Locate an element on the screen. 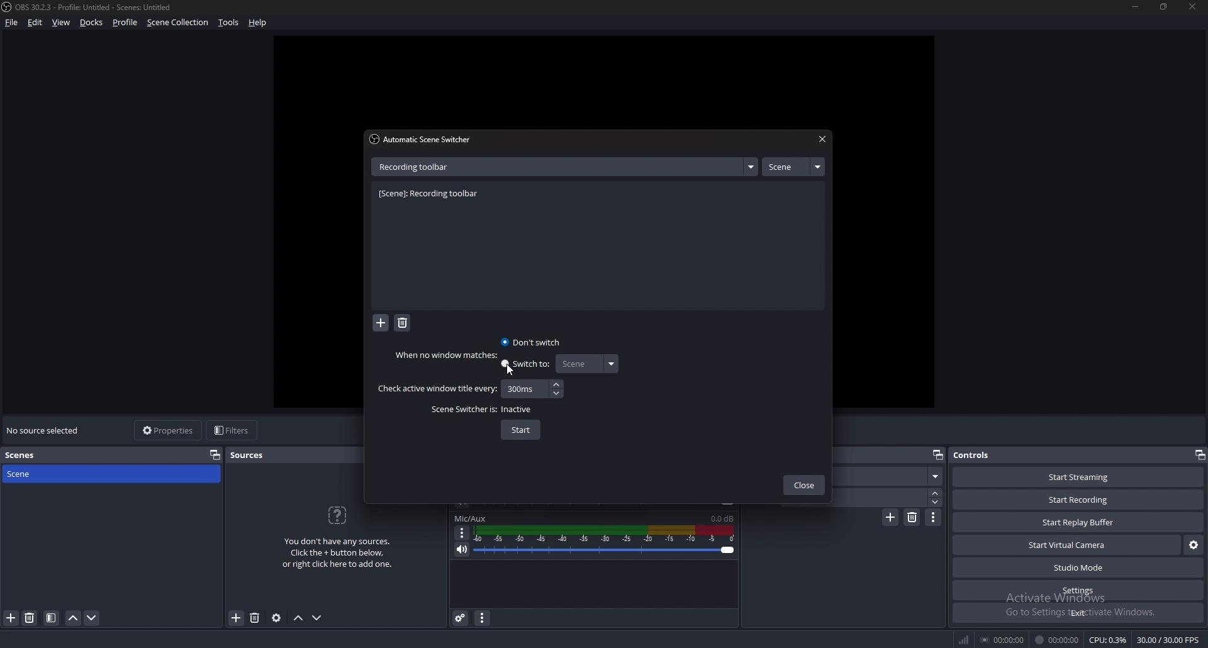 Image resolution: width=1208 pixels, height=648 pixels. duration is located at coordinates (887, 497).